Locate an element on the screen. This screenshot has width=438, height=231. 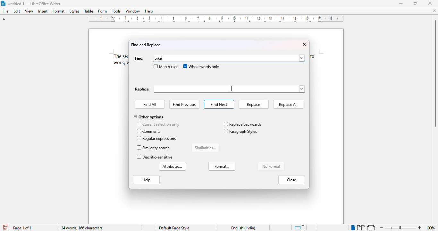
replace backwards is located at coordinates (242, 124).